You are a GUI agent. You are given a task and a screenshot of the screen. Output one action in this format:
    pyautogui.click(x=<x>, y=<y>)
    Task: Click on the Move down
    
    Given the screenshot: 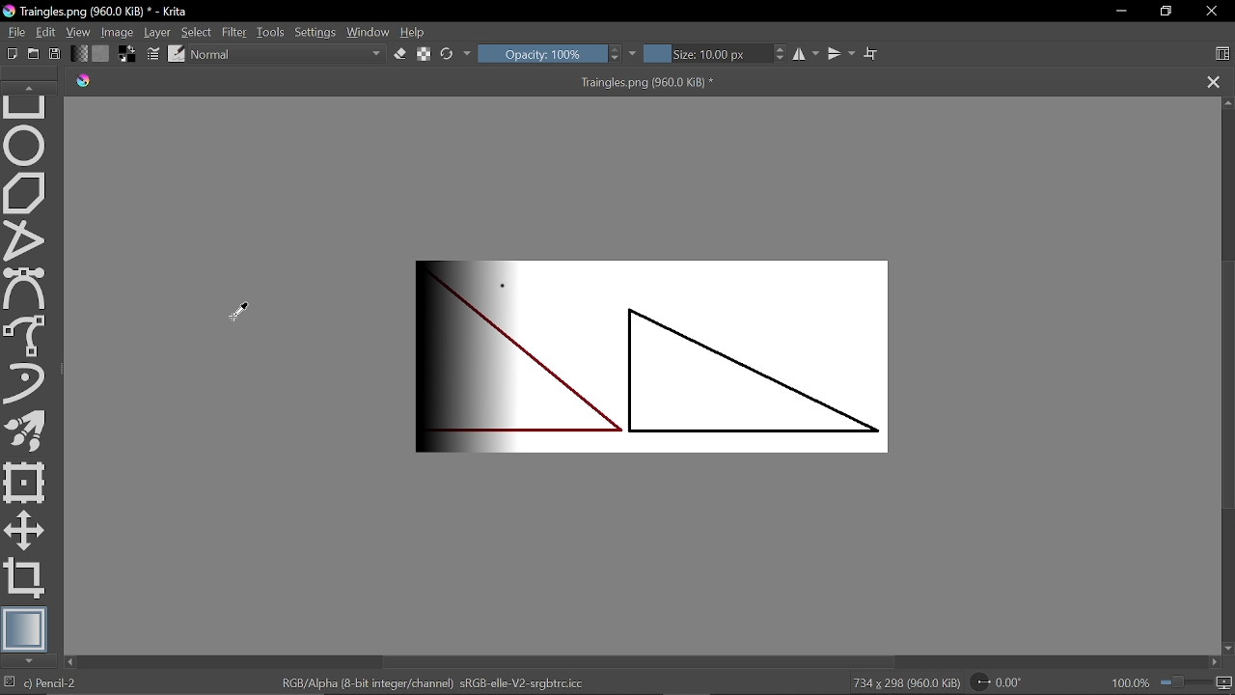 What is the action you would take?
    pyautogui.click(x=1226, y=646)
    